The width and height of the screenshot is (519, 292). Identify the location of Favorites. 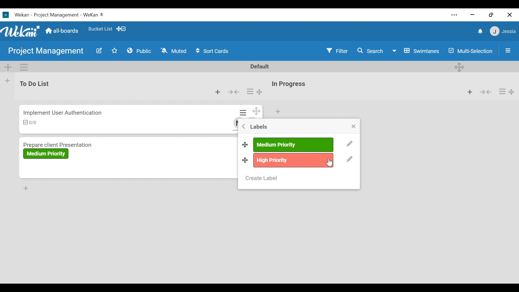
(115, 50).